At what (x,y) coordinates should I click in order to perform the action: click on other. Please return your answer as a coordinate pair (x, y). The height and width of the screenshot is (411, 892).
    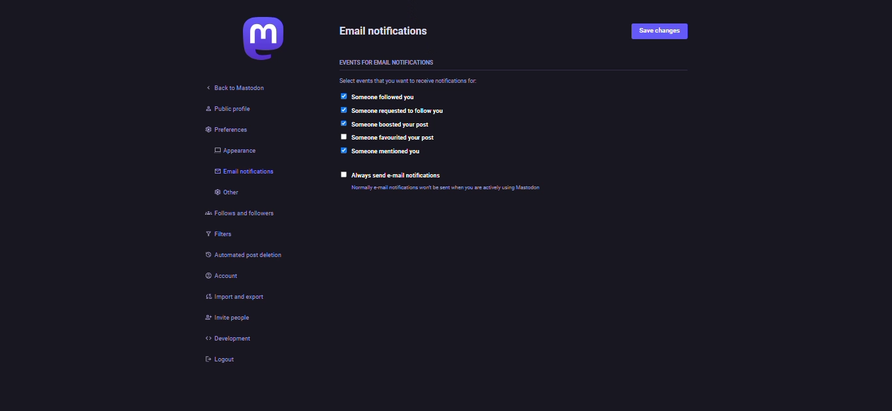
    Looking at the image, I should click on (223, 193).